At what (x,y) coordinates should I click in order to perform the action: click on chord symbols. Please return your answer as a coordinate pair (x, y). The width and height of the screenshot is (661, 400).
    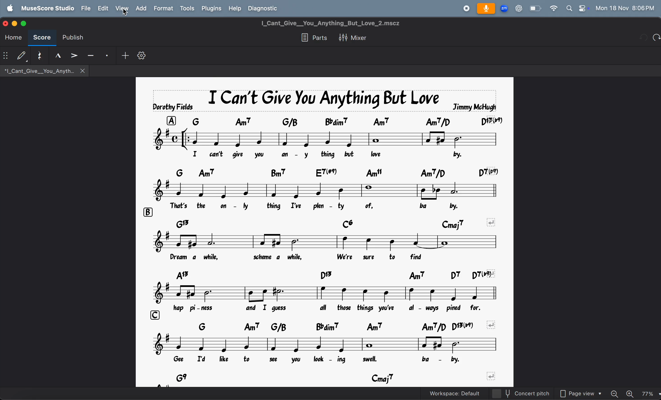
    Looking at the image, I should click on (332, 223).